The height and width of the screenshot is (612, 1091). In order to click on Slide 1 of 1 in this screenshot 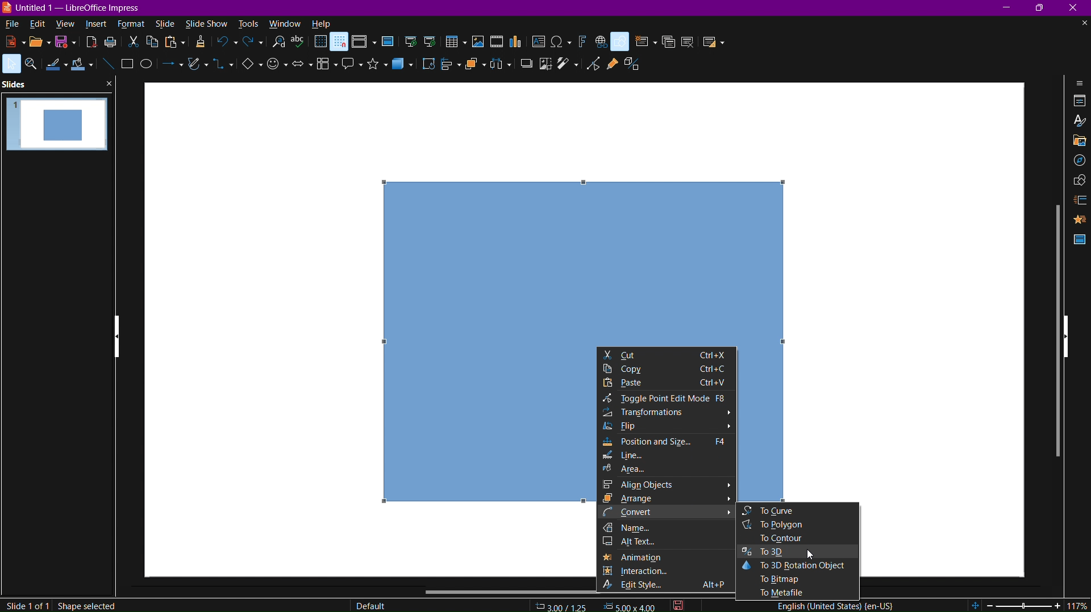, I will do `click(26, 605)`.